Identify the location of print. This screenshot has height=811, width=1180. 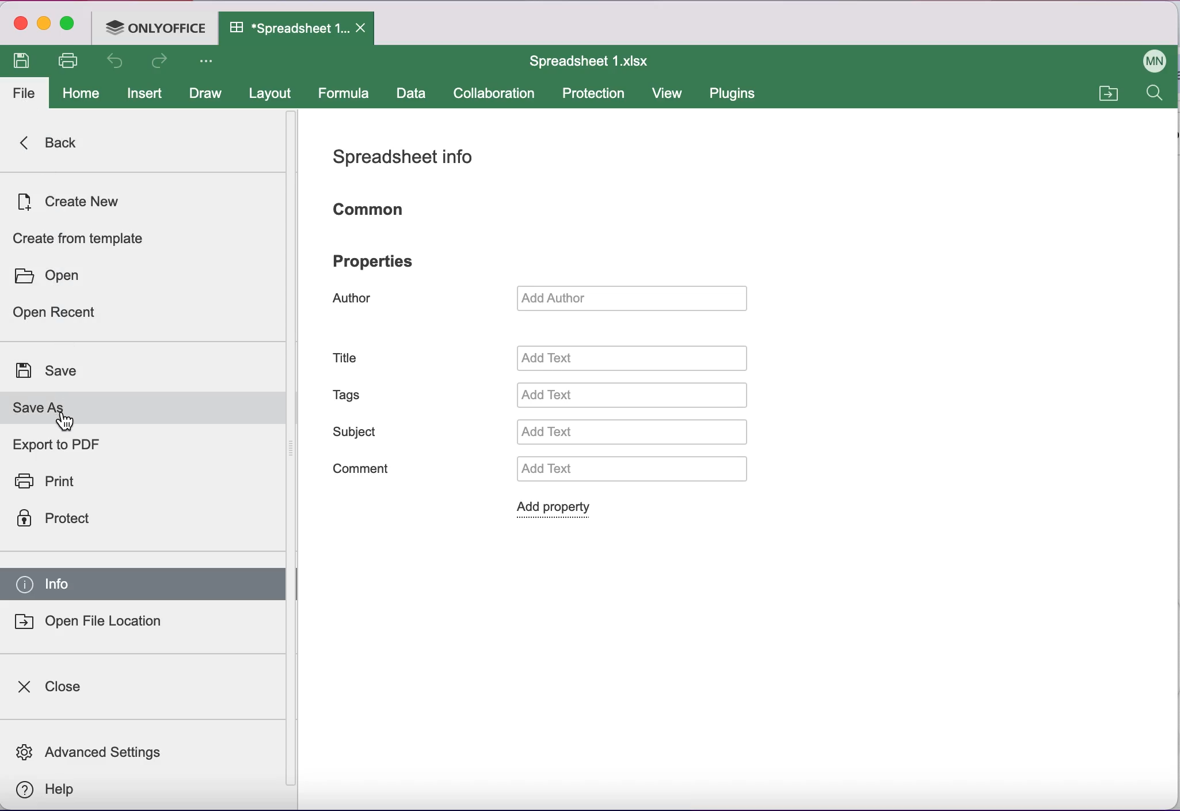
(68, 62).